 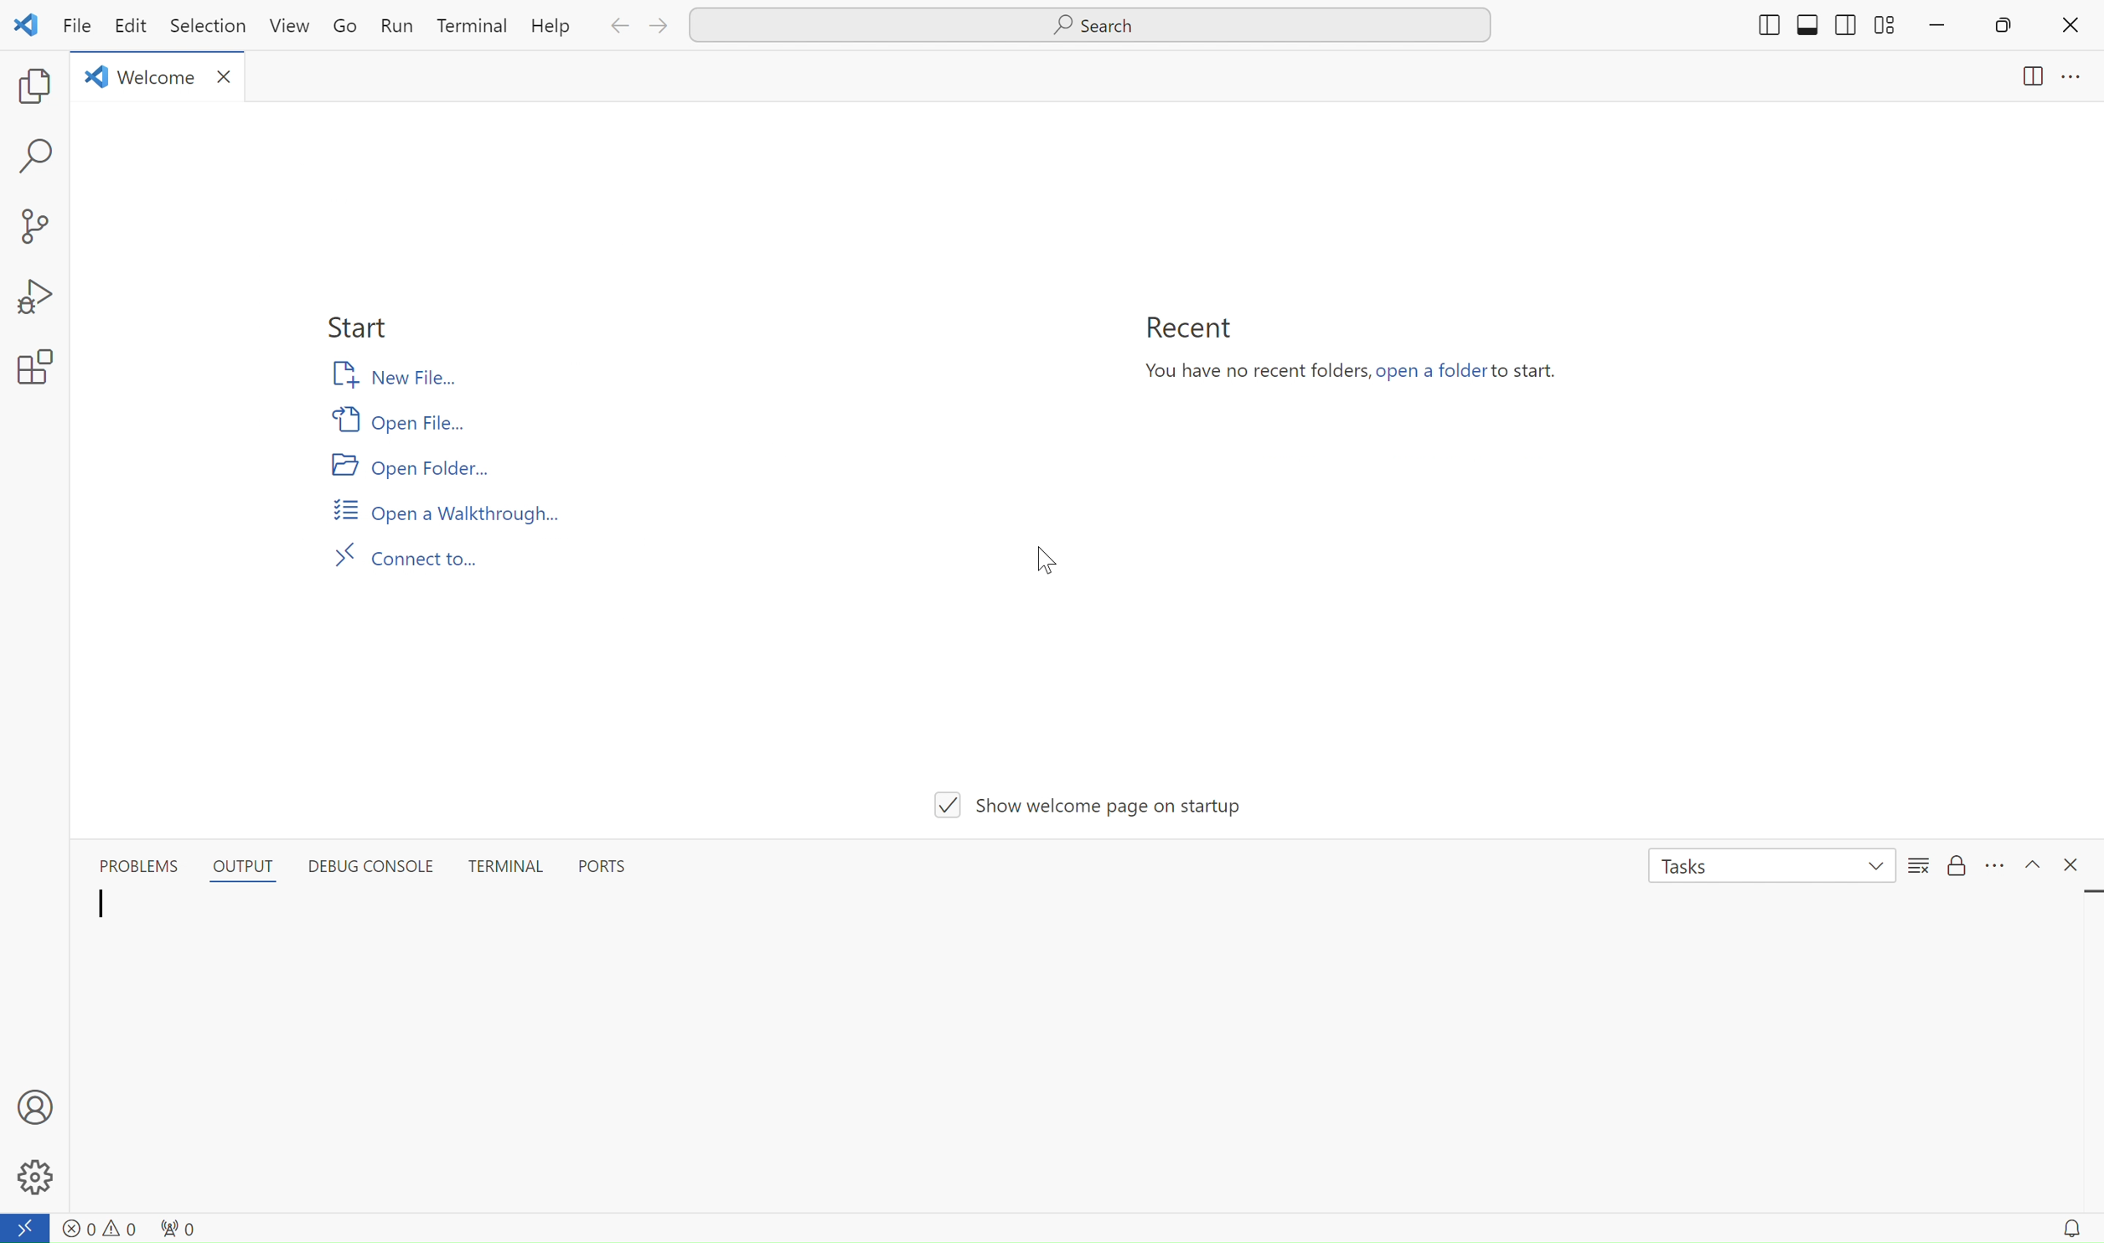 What do you see at coordinates (29, 27) in the screenshot?
I see `logo` at bounding box center [29, 27].